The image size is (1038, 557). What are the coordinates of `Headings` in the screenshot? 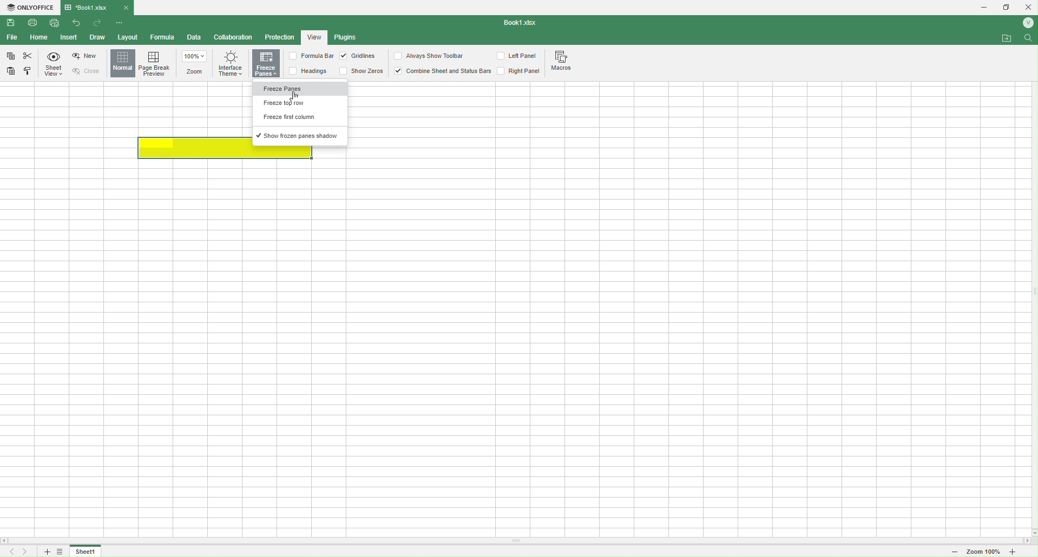 It's located at (312, 71).